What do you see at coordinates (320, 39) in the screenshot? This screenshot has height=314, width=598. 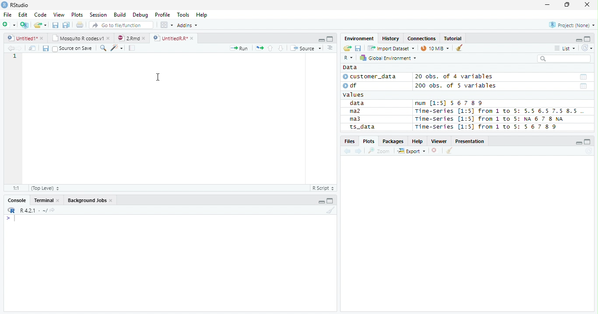 I see `Minimize` at bounding box center [320, 39].